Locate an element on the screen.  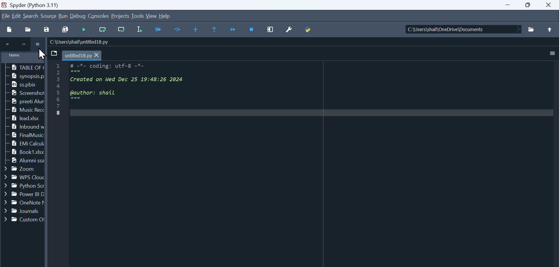
preeti Alur. is located at coordinates (22, 102).